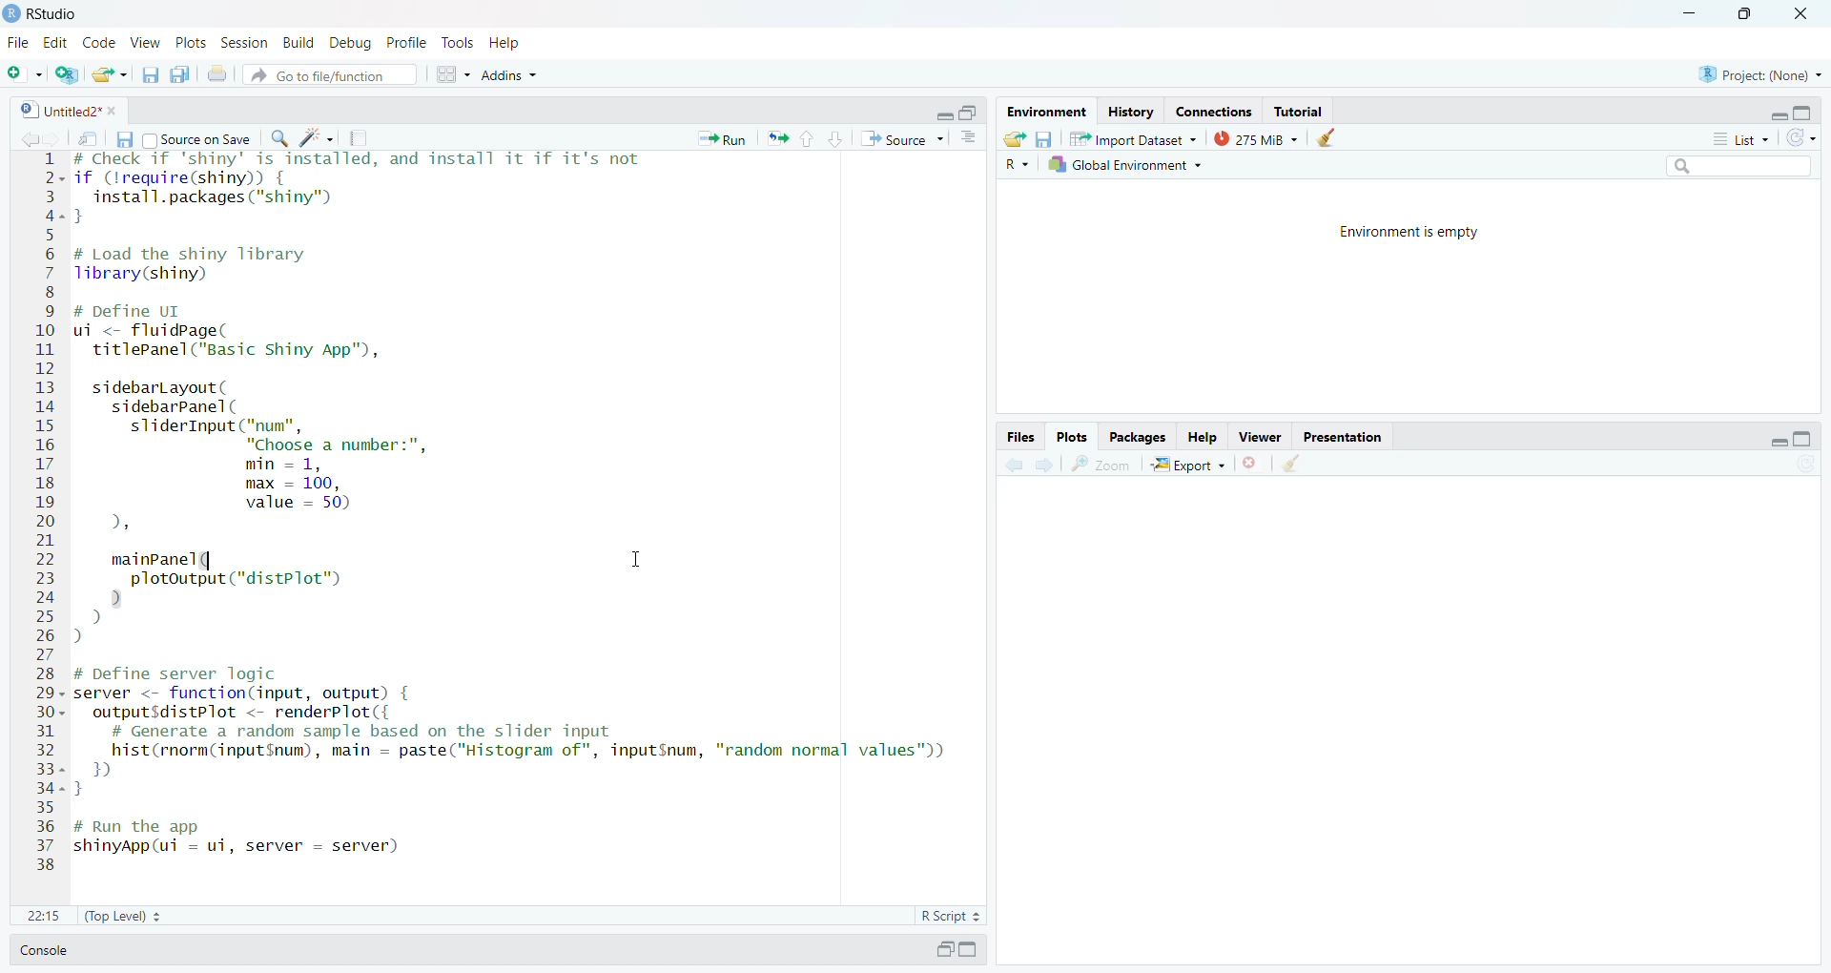 Image resolution: width=1831 pixels, height=973 pixels. Describe the element at coordinates (56, 44) in the screenshot. I see `Edit` at that location.